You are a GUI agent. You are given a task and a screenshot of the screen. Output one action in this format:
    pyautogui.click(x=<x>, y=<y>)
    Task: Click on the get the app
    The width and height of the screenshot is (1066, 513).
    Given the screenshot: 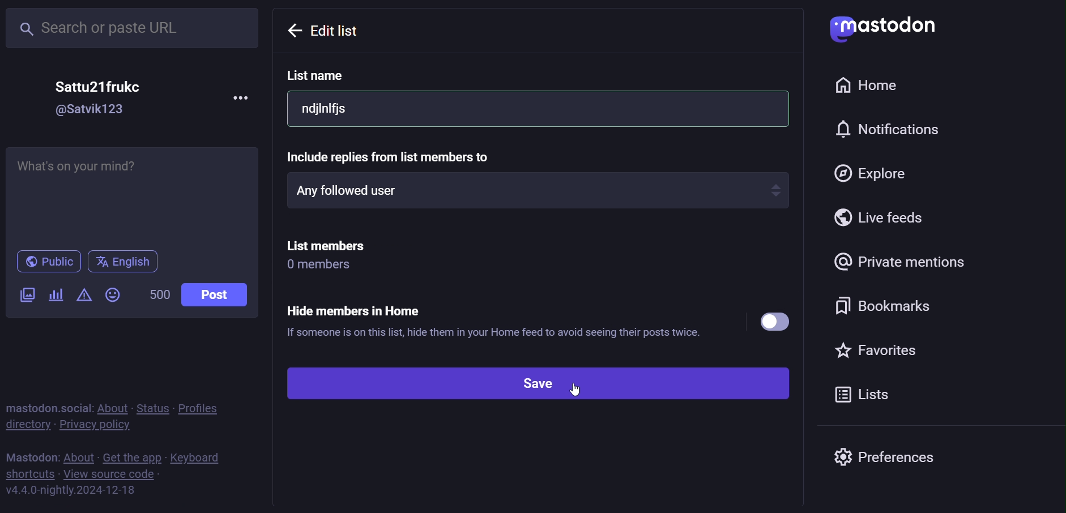 What is the action you would take?
    pyautogui.click(x=133, y=457)
    